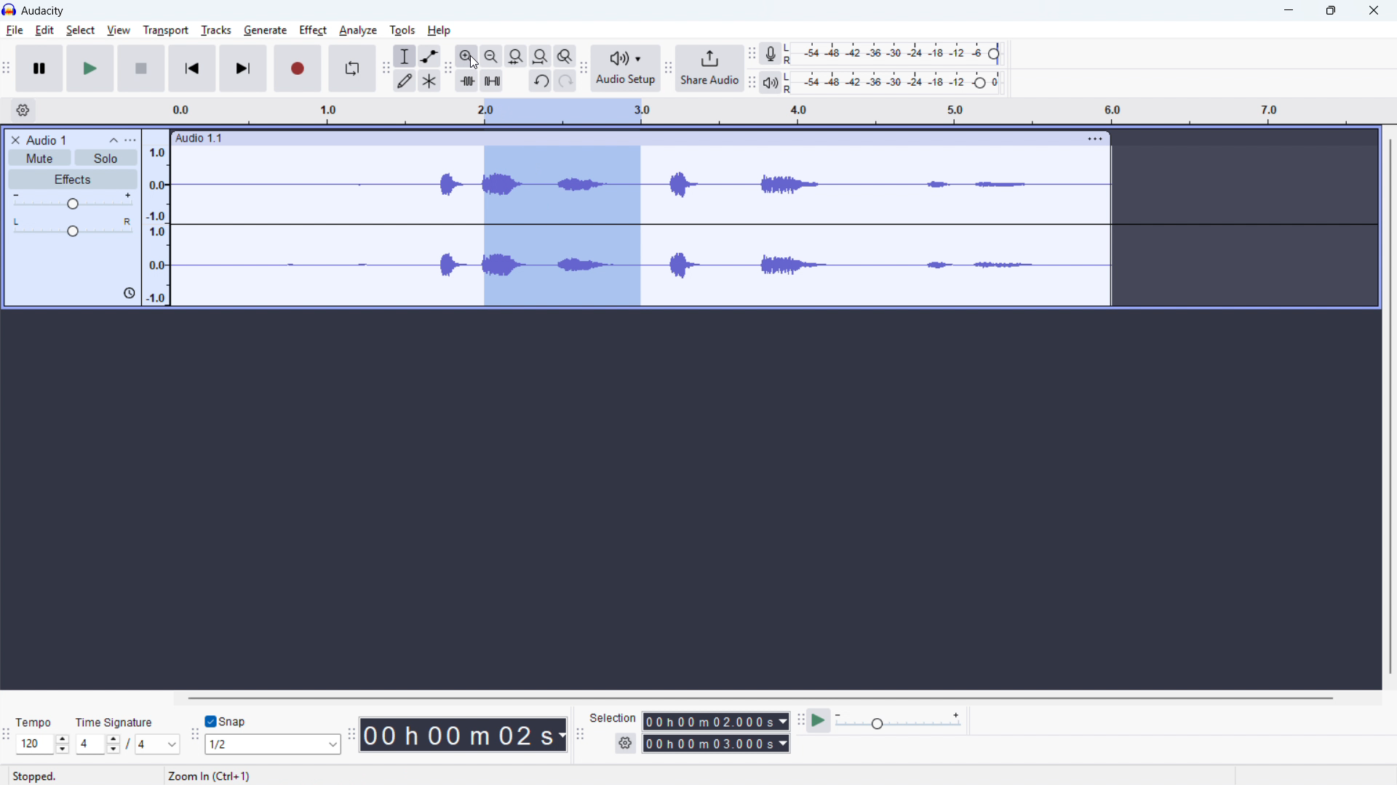 The width and height of the screenshot is (1397, 785). Describe the element at coordinates (405, 55) in the screenshot. I see `Selection tool` at that location.